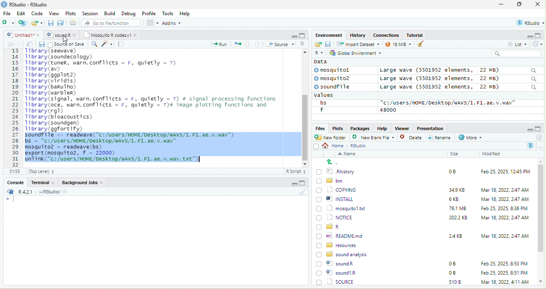 This screenshot has height=289, width=546. Describe the element at coordinates (110, 13) in the screenshot. I see `Build` at that location.